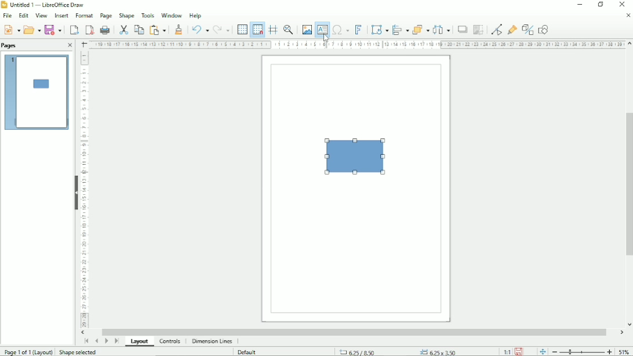 This screenshot has width=633, height=356. What do you see at coordinates (147, 15) in the screenshot?
I see `Tools` at bounding box center [147, 15].